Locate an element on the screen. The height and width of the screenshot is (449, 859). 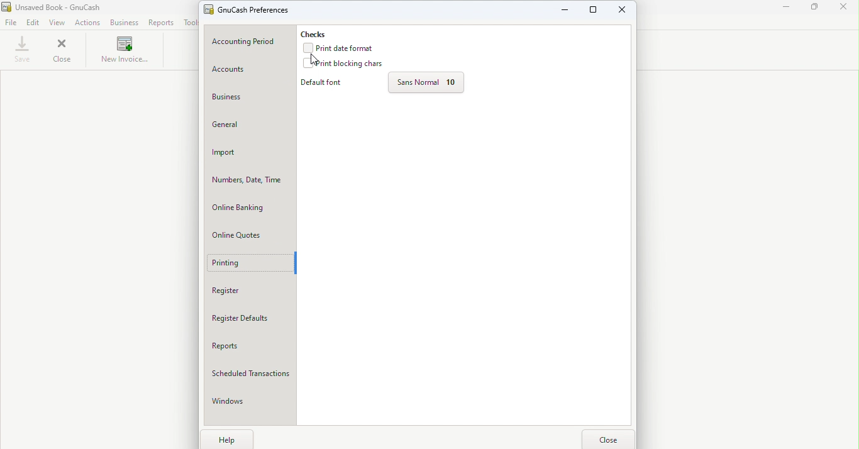
Accounting period is located at coordinates (249, 42).